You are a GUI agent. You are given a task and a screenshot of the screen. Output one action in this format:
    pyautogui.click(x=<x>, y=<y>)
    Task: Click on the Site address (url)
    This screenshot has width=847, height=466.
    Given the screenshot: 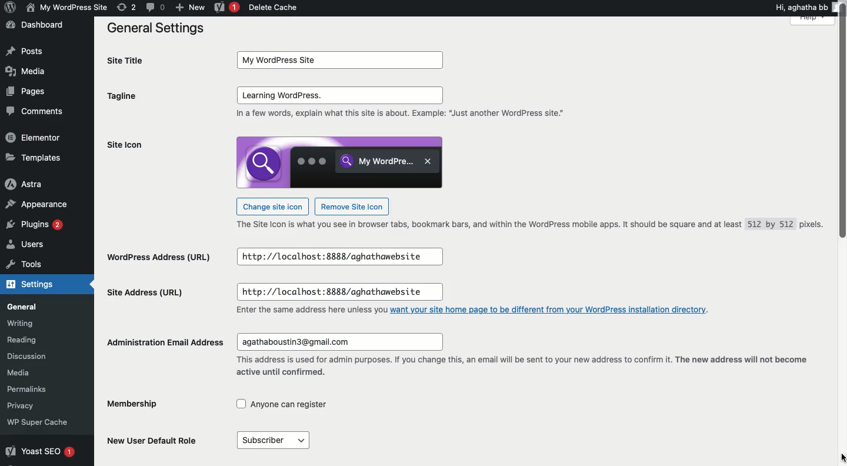 What is the action you would take?
    pyautogui.click(x=148, y=288)
    